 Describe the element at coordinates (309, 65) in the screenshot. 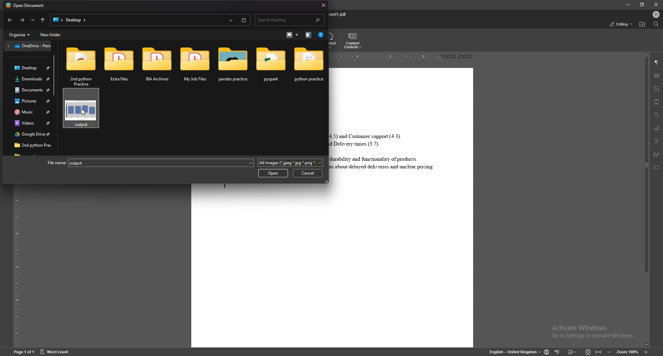

I see `folder` at that location.